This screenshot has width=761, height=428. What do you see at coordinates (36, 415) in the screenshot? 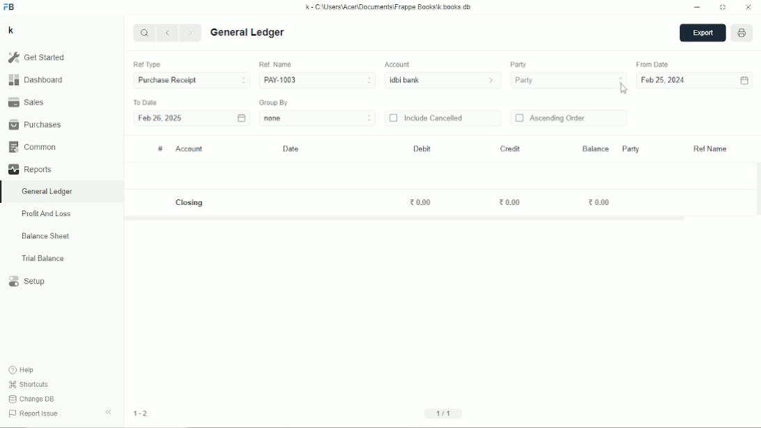
I see `Report issue` at bounding box center [36, 415].